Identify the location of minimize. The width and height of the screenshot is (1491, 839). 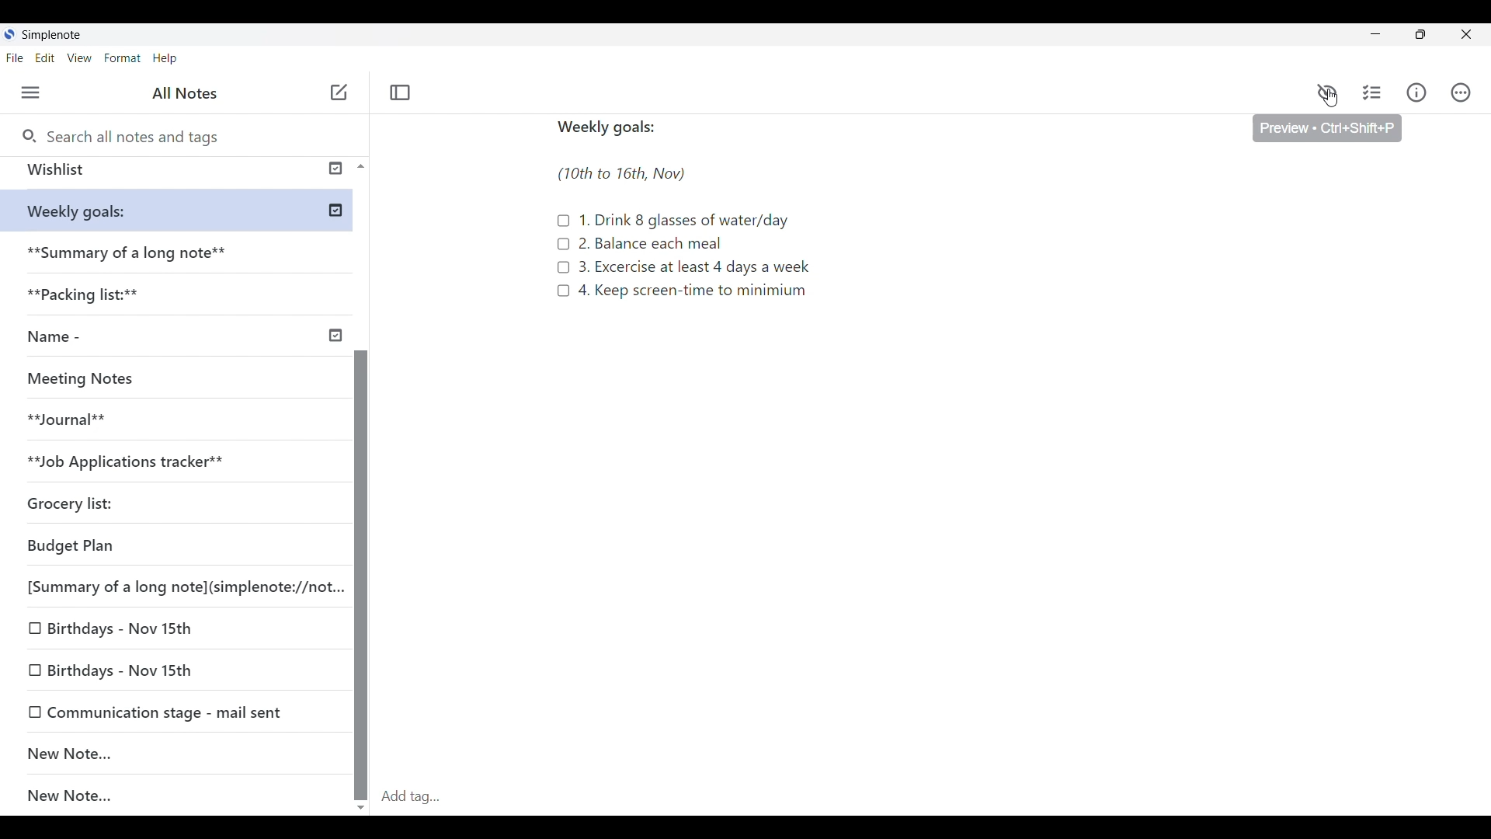
(1387, 37).